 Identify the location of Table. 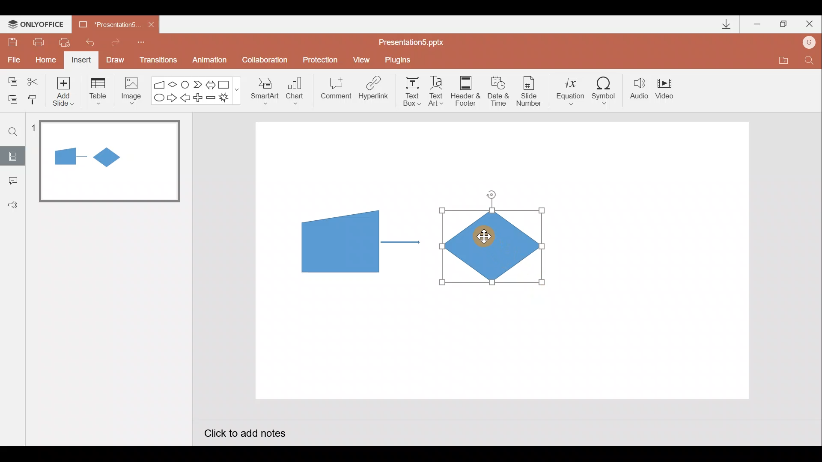
(97, 90).